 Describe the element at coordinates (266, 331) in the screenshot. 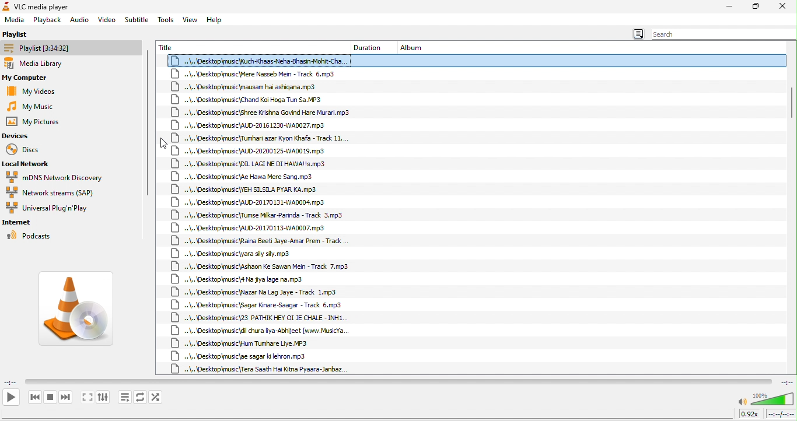

I see `..\..\Desktopmusic\dil chura liya-Abhijeet [www.MusicYa.` at that location.